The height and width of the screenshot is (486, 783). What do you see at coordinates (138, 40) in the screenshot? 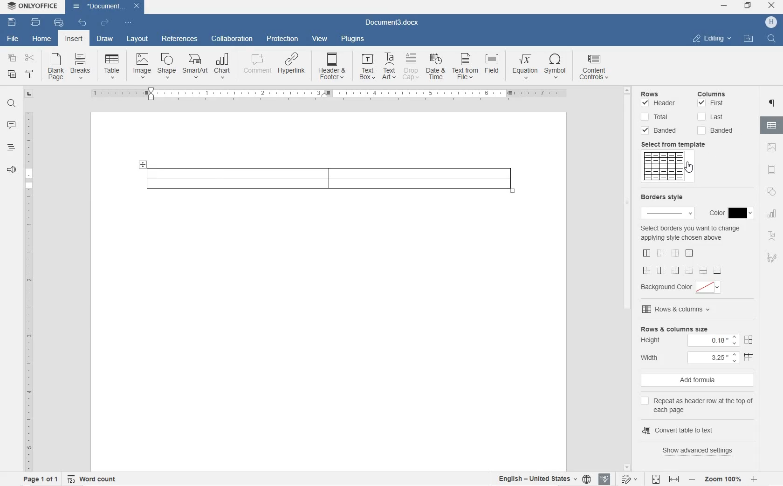
I see `LAYOUT` at bounding box center [138, 40].